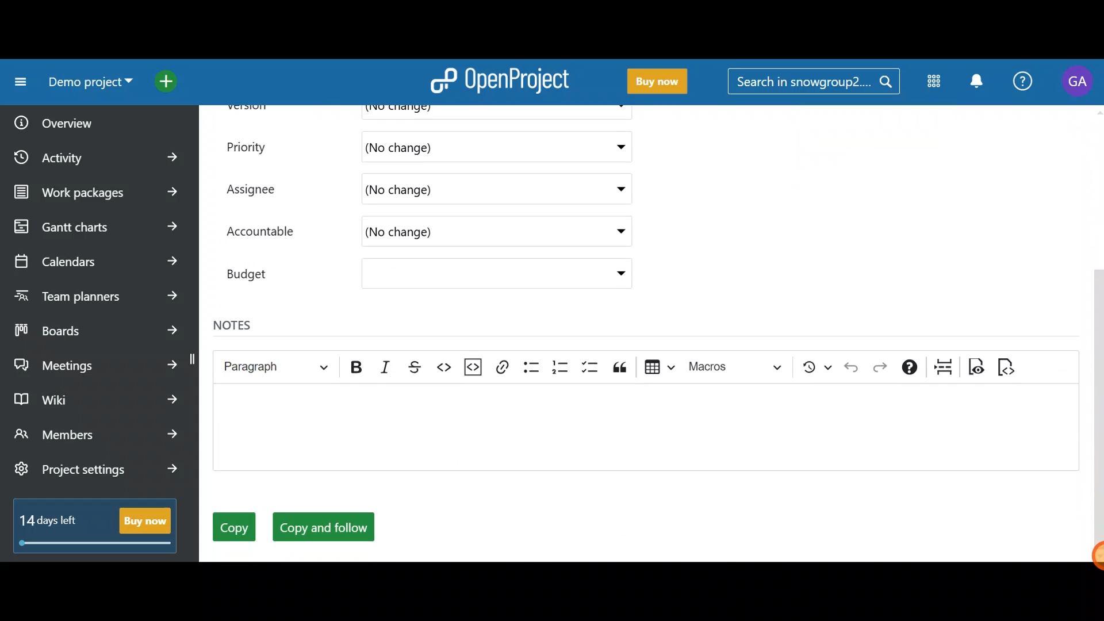 The height and width of the screenshot is (621, 1104). Describe the element at coordinates (534, 367) in the screenshot. I see `Bulleted list` at that location.